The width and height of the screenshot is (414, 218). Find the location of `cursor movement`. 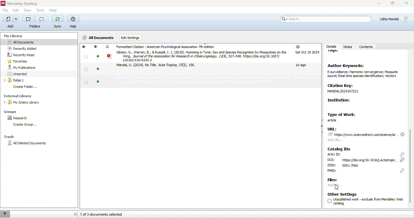

cursor movement is located at coordinates (338, 187).